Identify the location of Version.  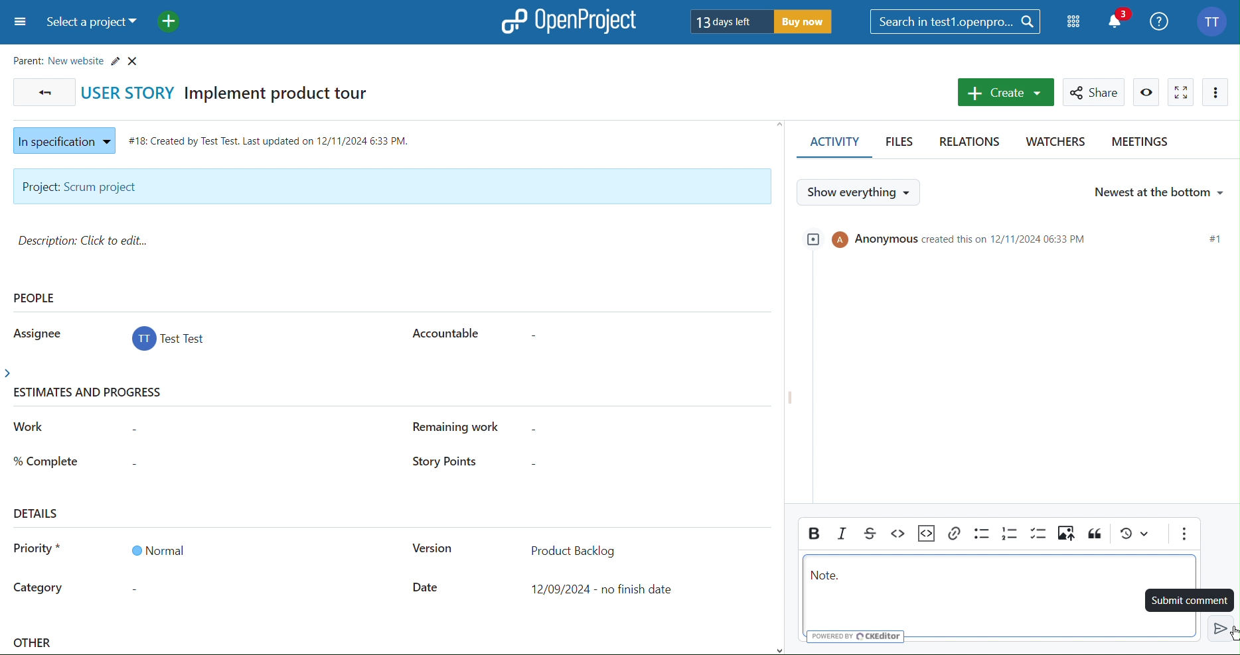
(431, 550).